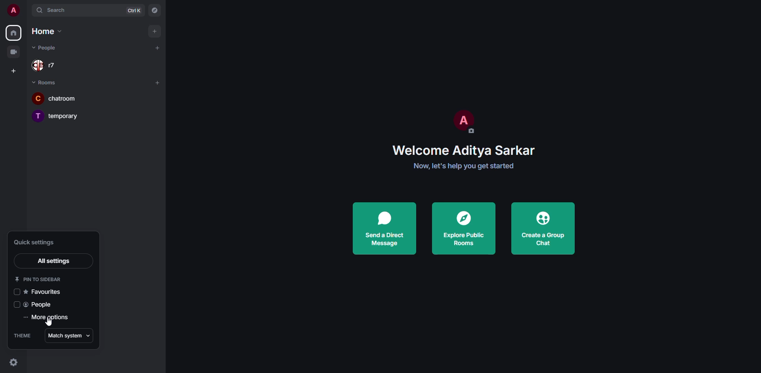 This screenshot has width=761, height=373. I want to click on more options, so click(46, 317).